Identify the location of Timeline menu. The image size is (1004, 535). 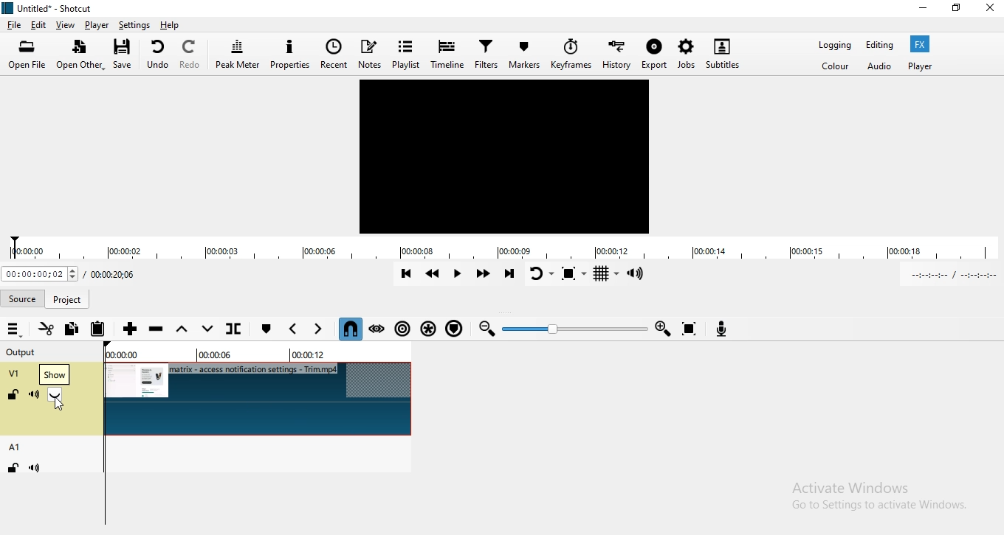
(15, 332).